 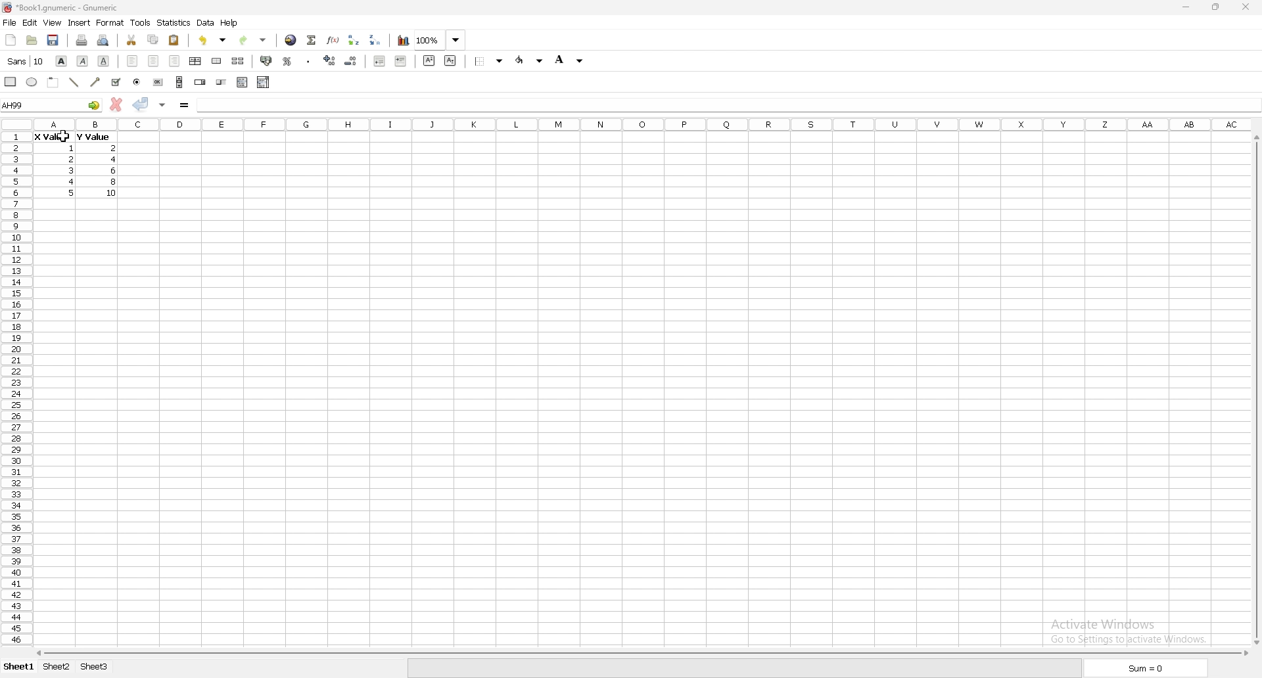 What do you see at coordinates (263, 81) in the screenshot?
I see `combo box` at bounding box center [263, 81].